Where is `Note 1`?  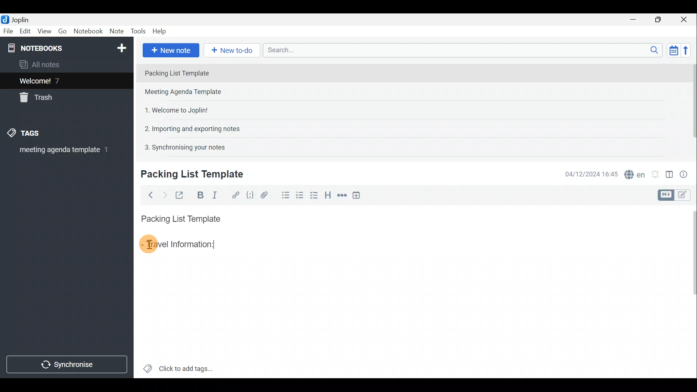
Note 1 is located at coordinates (203, 72).